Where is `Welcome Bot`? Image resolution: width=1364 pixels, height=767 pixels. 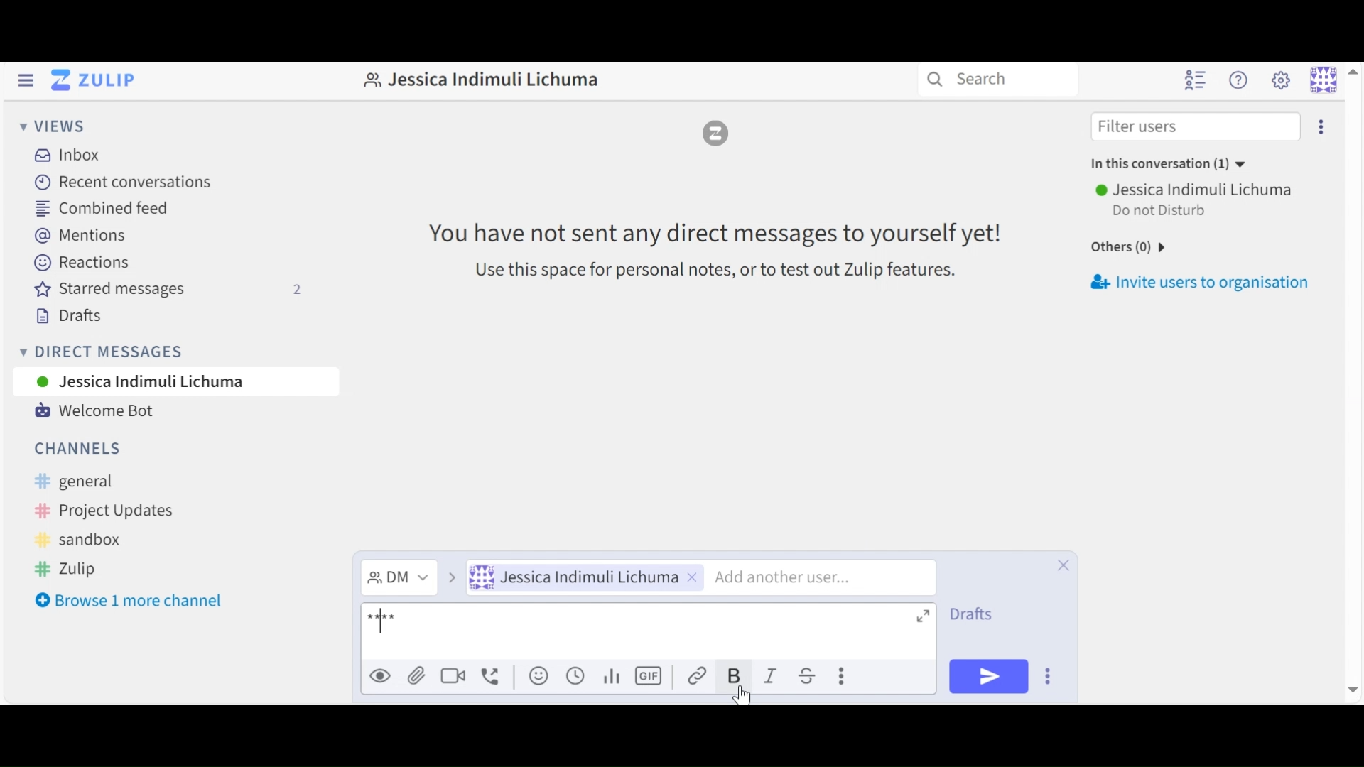 Welcome Bot is located at coordinates (94, 413).